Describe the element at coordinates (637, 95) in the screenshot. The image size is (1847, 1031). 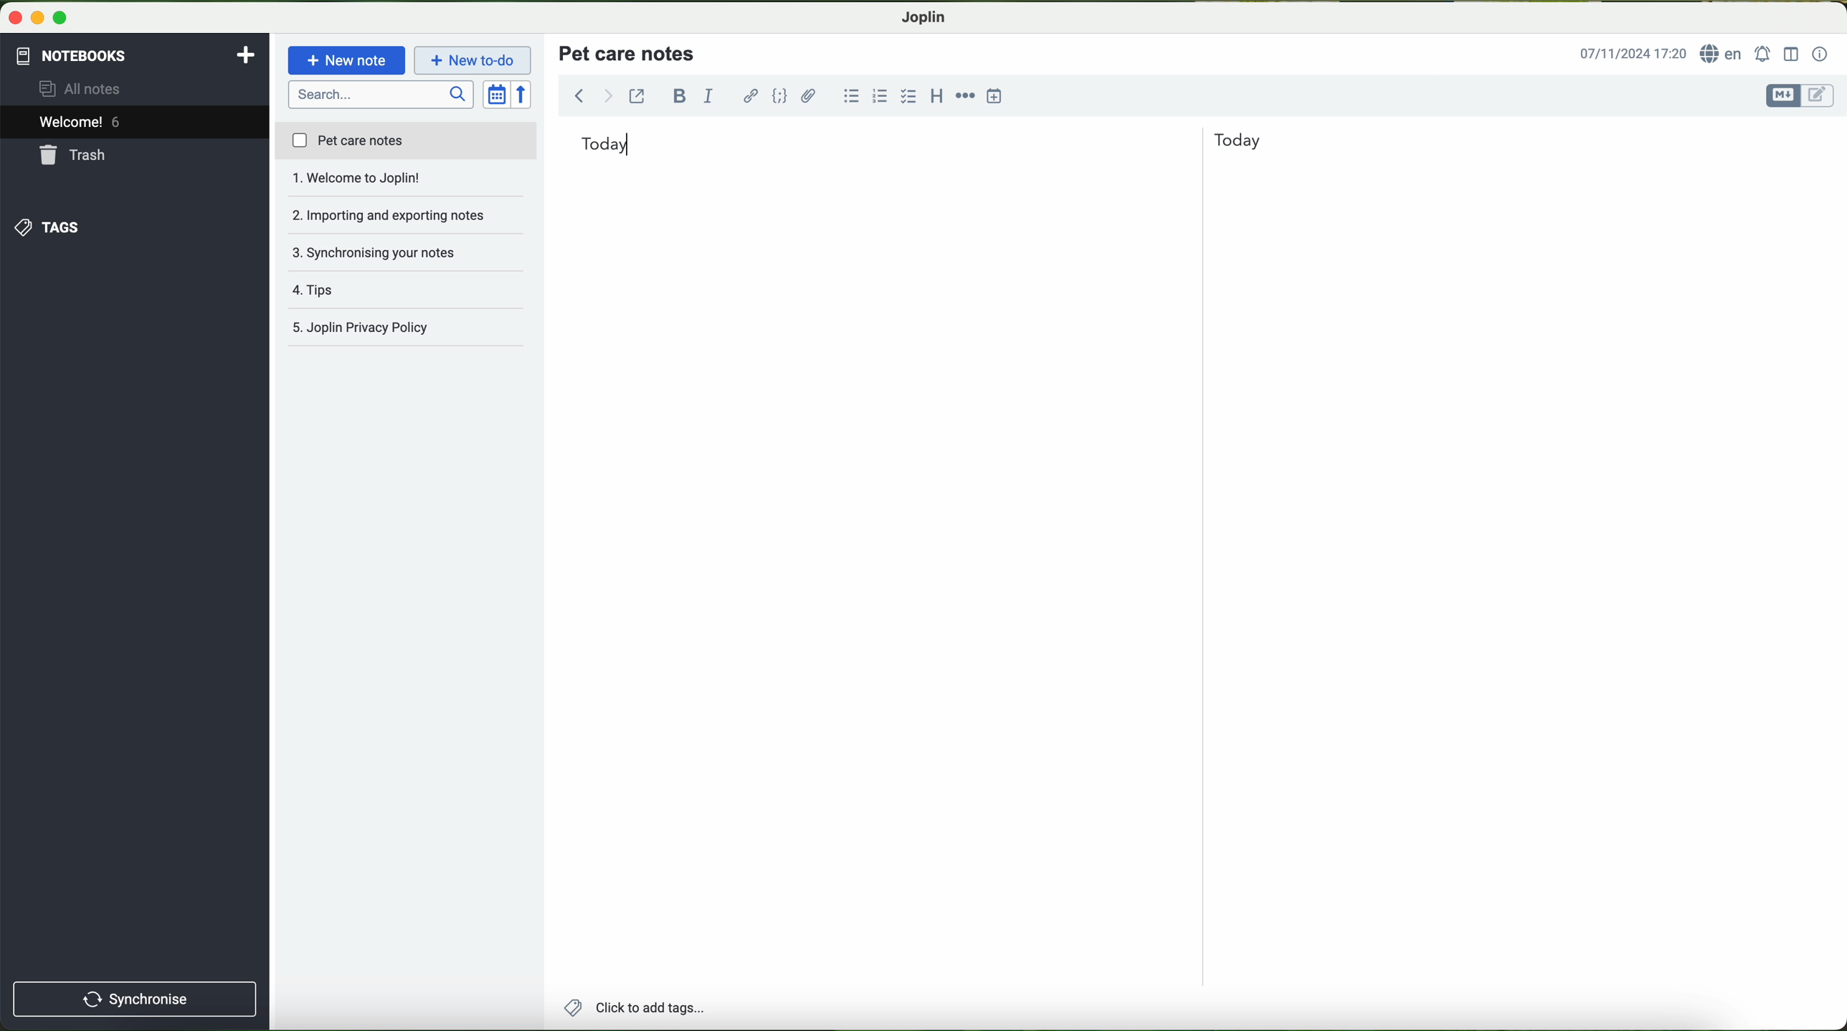
I see `toggle external editing` at that location.